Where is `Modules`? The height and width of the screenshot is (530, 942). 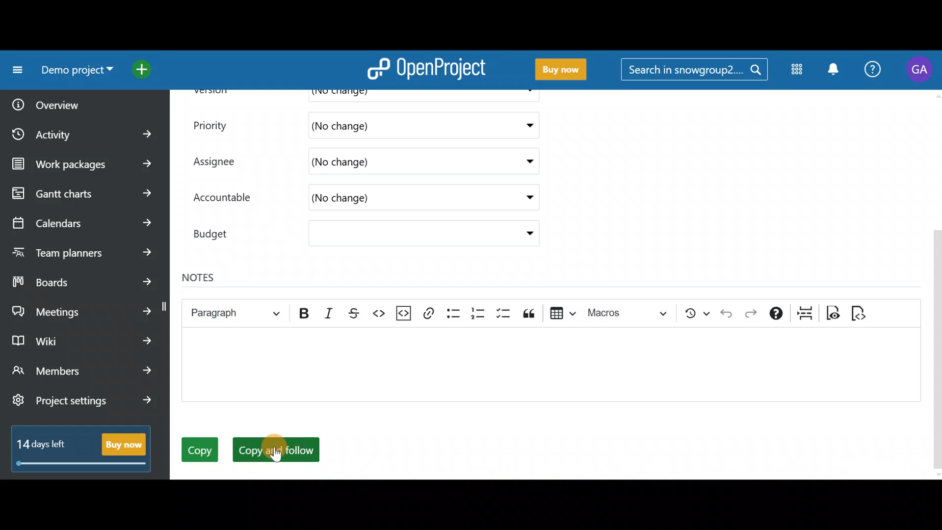 Modules is located at coordinates (794, 71).